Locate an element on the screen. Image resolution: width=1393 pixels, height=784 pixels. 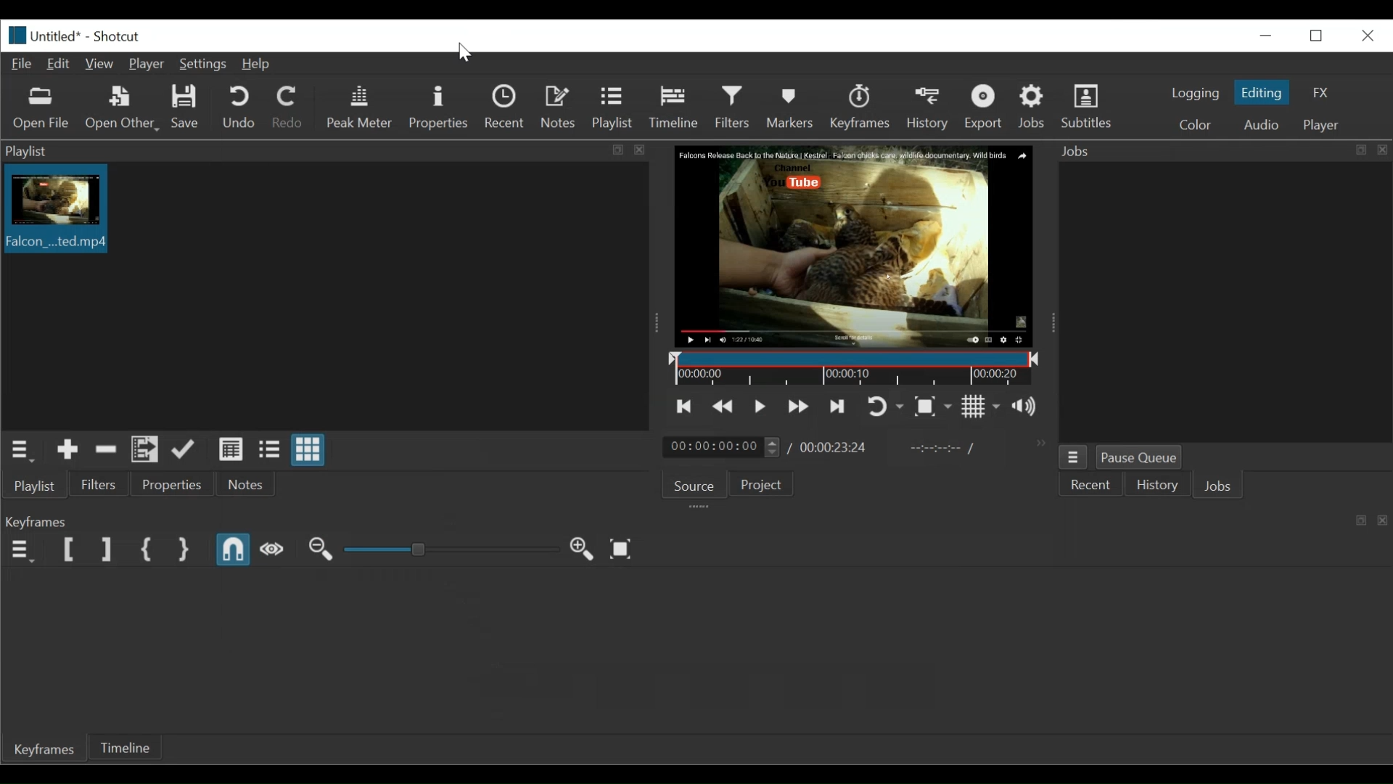
minimize is located at coordinates (1267, 35).